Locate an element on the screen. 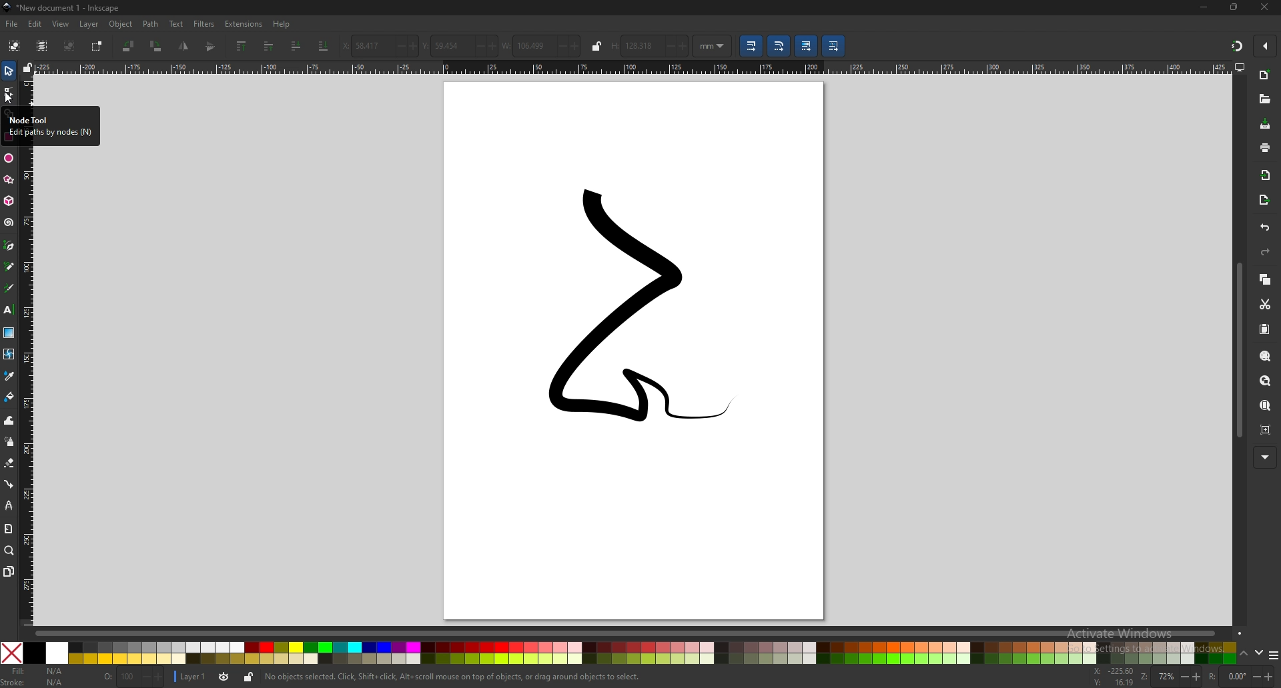  print is located at coordinates (1266, 149).